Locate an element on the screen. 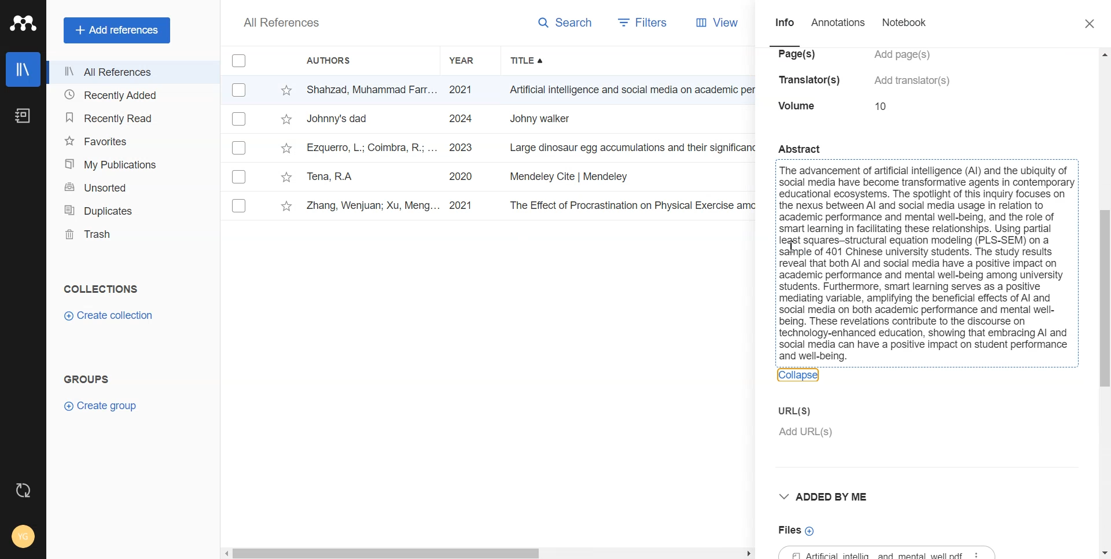  volume is located at coordinates (796, 105).